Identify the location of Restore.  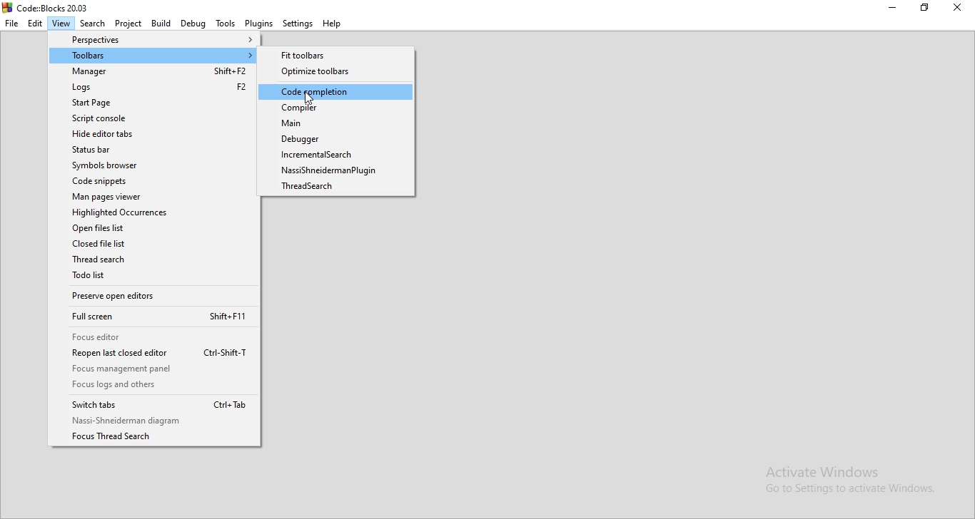
(926, 9).